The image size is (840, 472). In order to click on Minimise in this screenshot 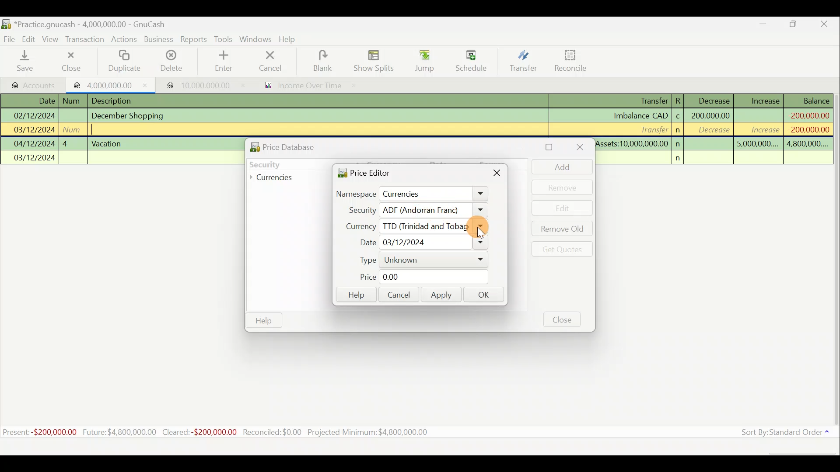, I will do `click(524, 147)`.